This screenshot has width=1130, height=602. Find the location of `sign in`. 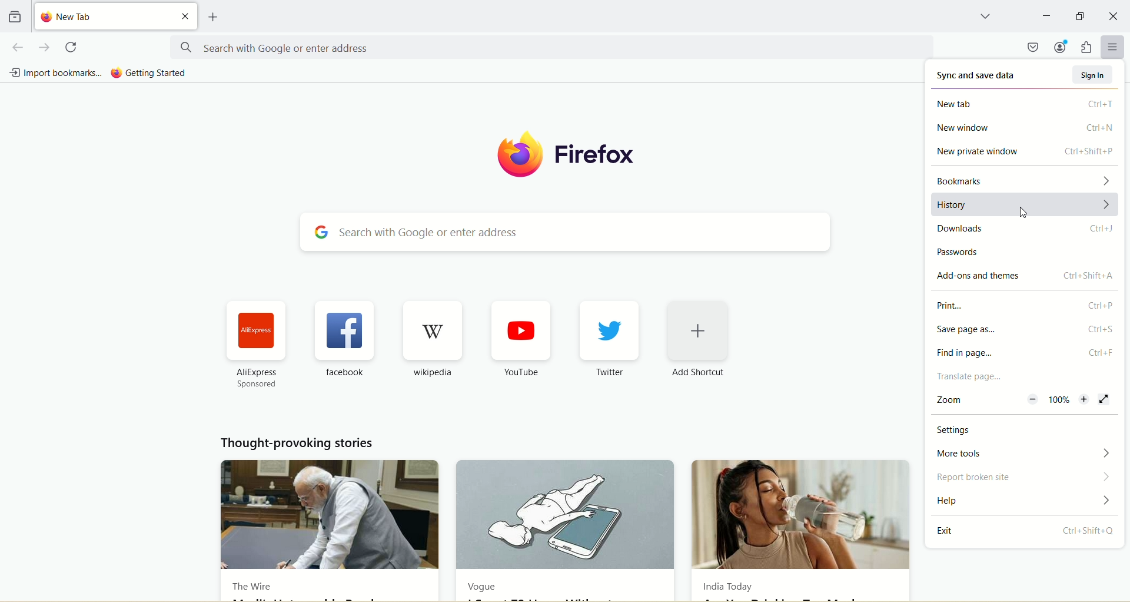

sign in is located at coordinates (1093, 73).